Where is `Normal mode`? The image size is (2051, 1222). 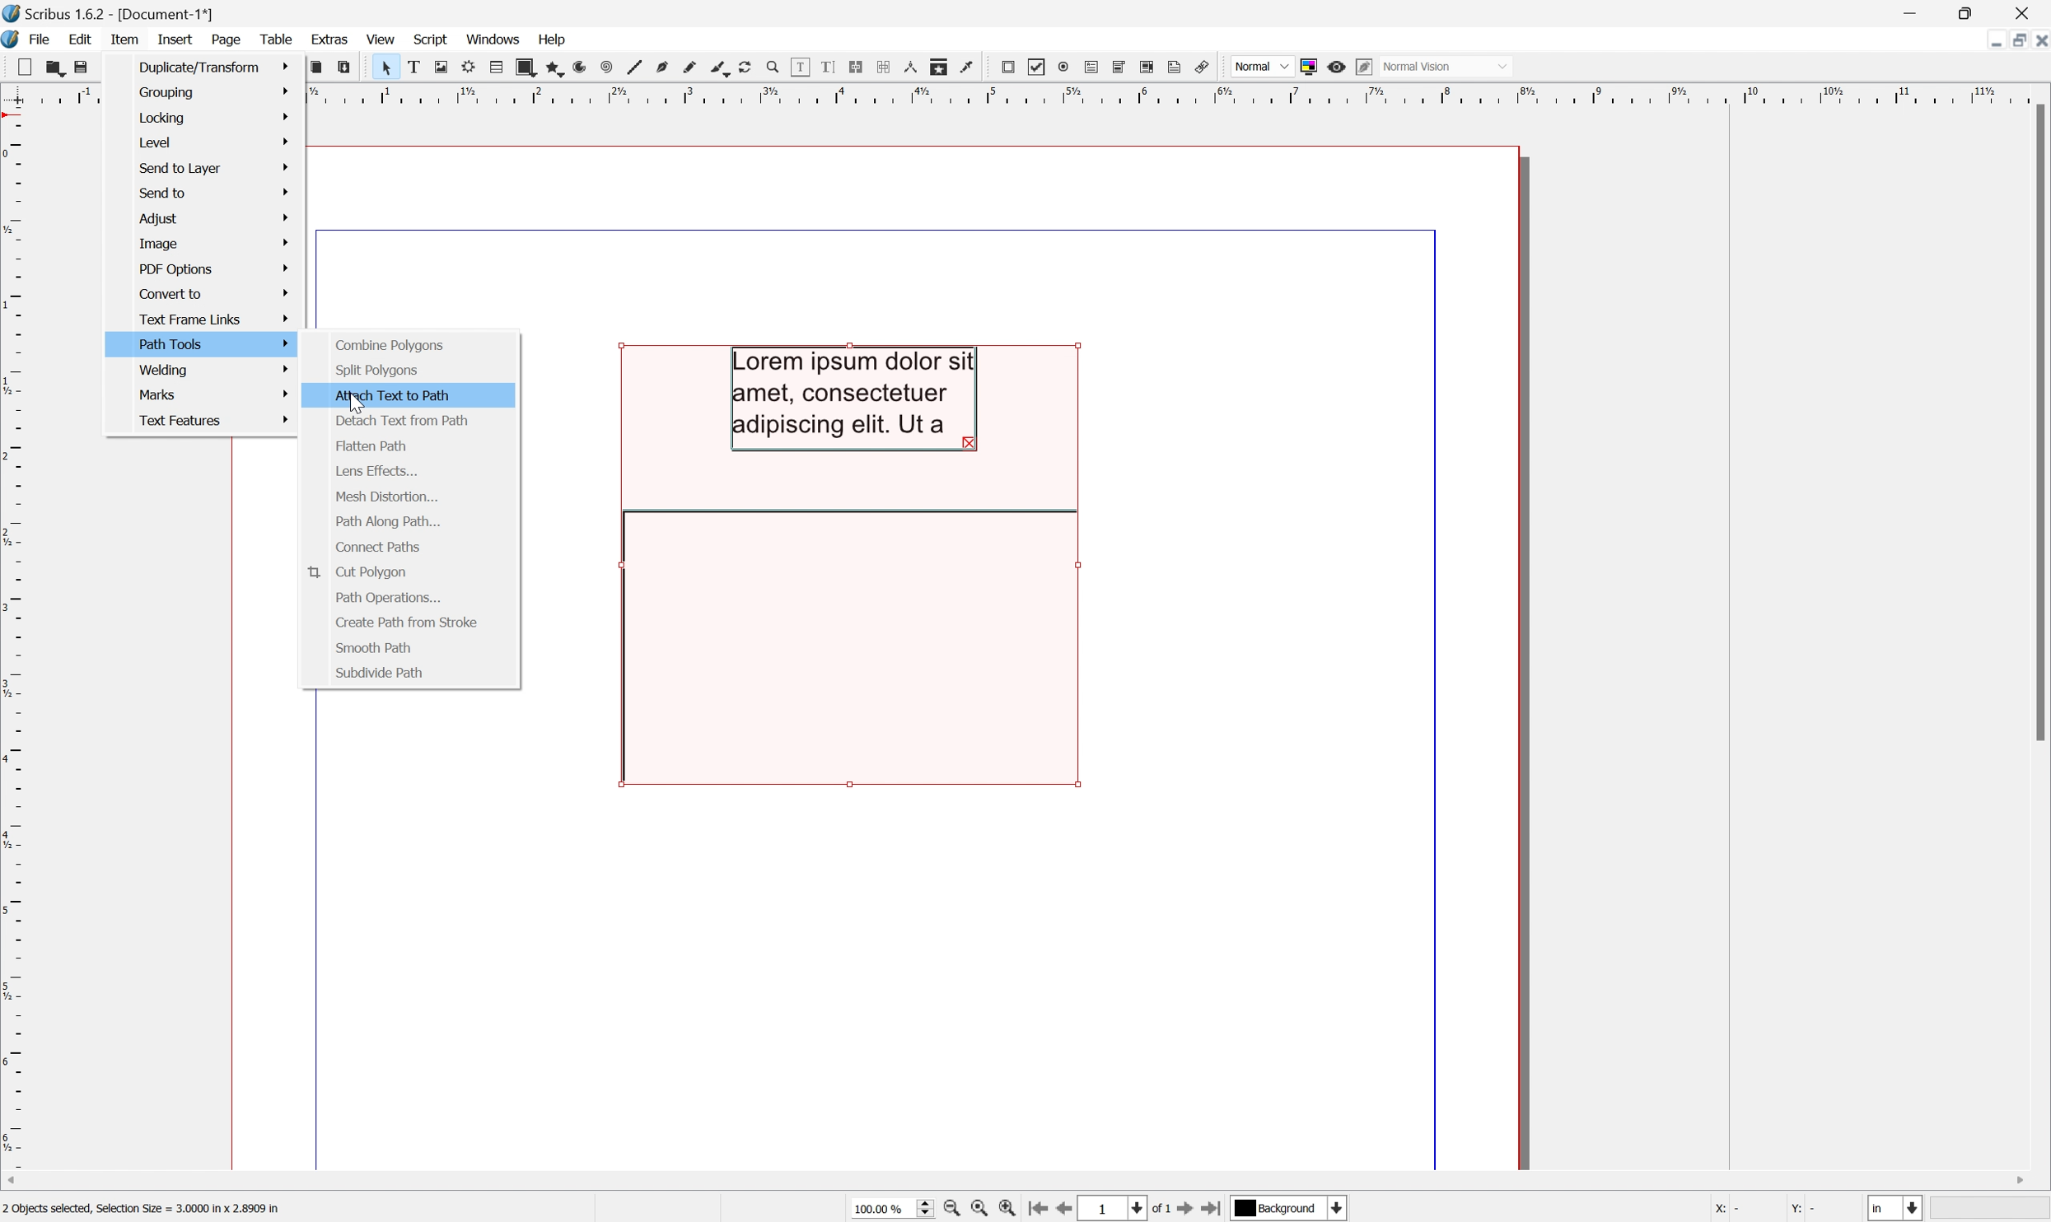
Normal mode is located at coordinates (1450, 67).